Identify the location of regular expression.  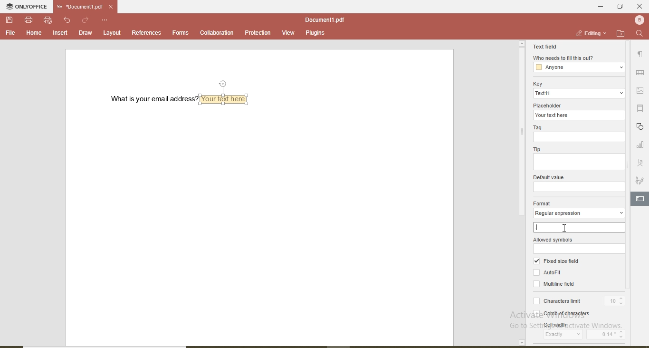
(579, 213).